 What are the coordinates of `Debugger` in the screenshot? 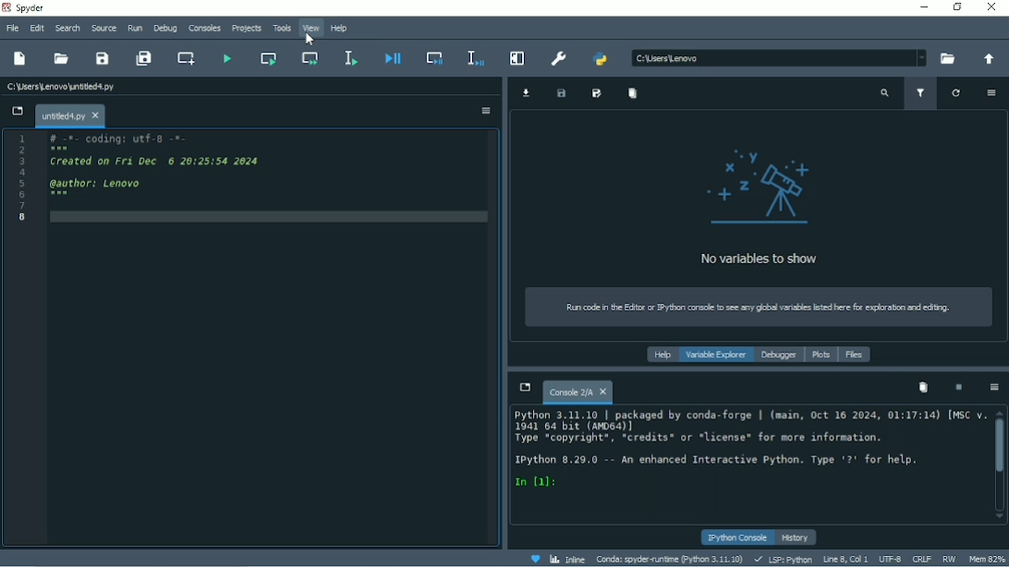 It's located at (779, 356).